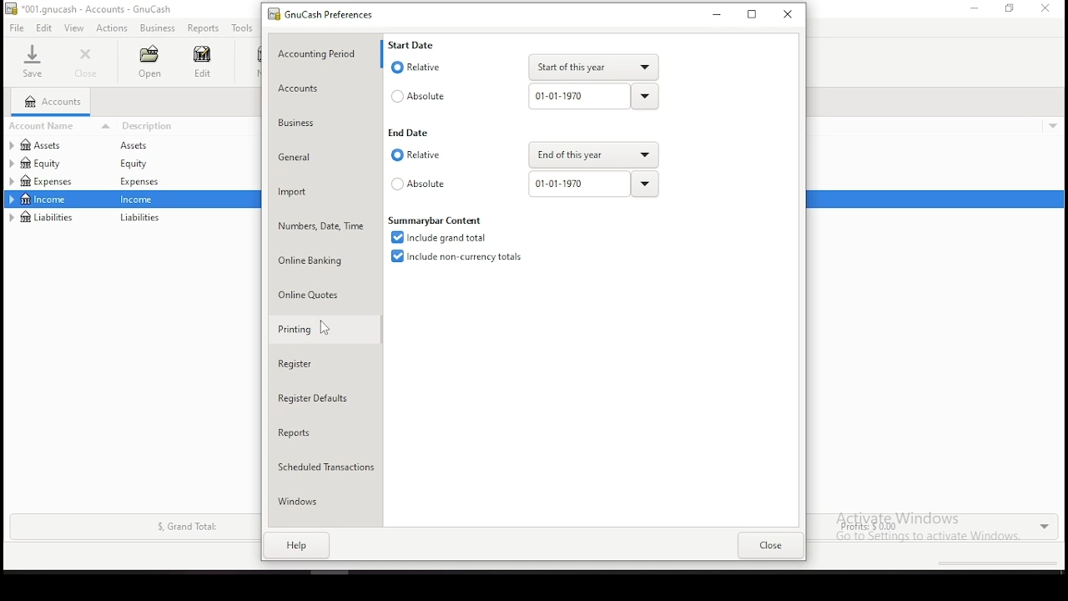 Image resolution: width=1068 pixels, height=601 pixels. I want to click on minimize, so click(752, 17).